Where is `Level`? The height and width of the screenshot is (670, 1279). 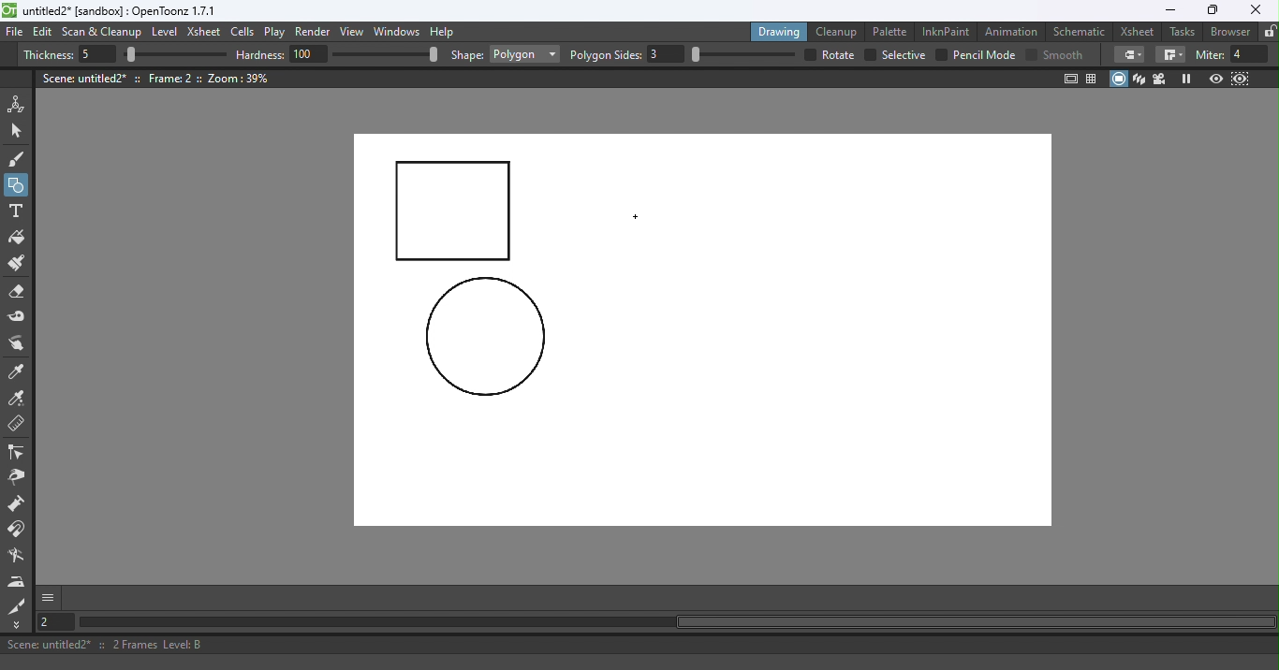 Level is located at coordinates (165, 33).